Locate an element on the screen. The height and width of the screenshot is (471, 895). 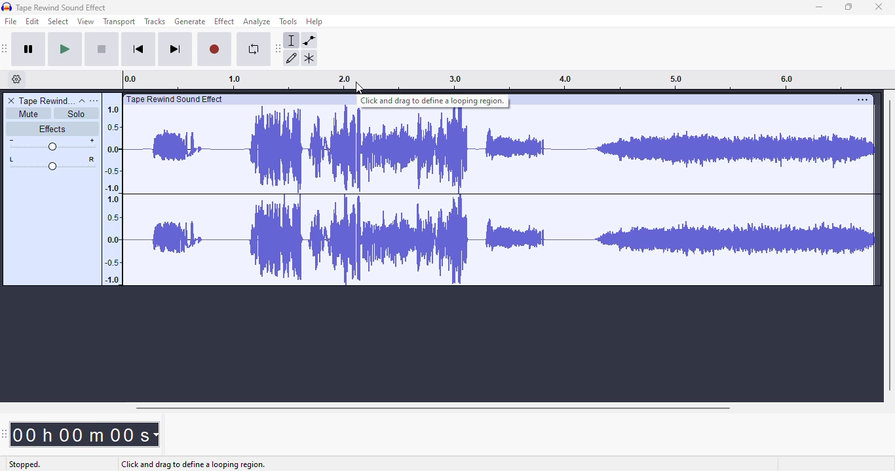
stop is located at coordinates (102, 48).